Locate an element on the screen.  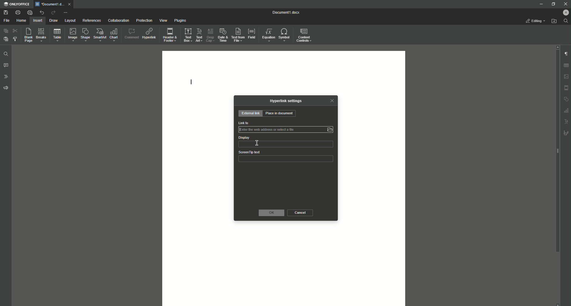
ONLYOFFICE is located at coordinates (17, 4).